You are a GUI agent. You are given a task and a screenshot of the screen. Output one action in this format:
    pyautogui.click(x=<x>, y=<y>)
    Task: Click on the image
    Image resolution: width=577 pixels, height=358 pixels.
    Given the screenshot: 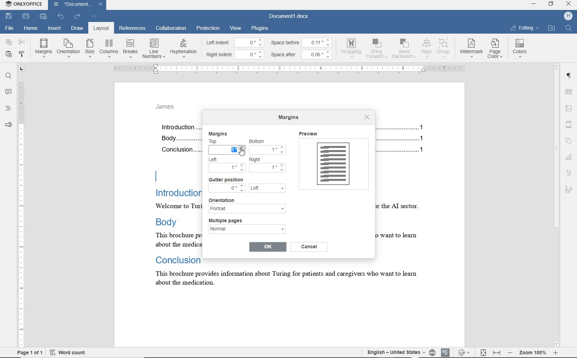 What is the action you would take?
    pyautogui.click(x=569, y=107)
    